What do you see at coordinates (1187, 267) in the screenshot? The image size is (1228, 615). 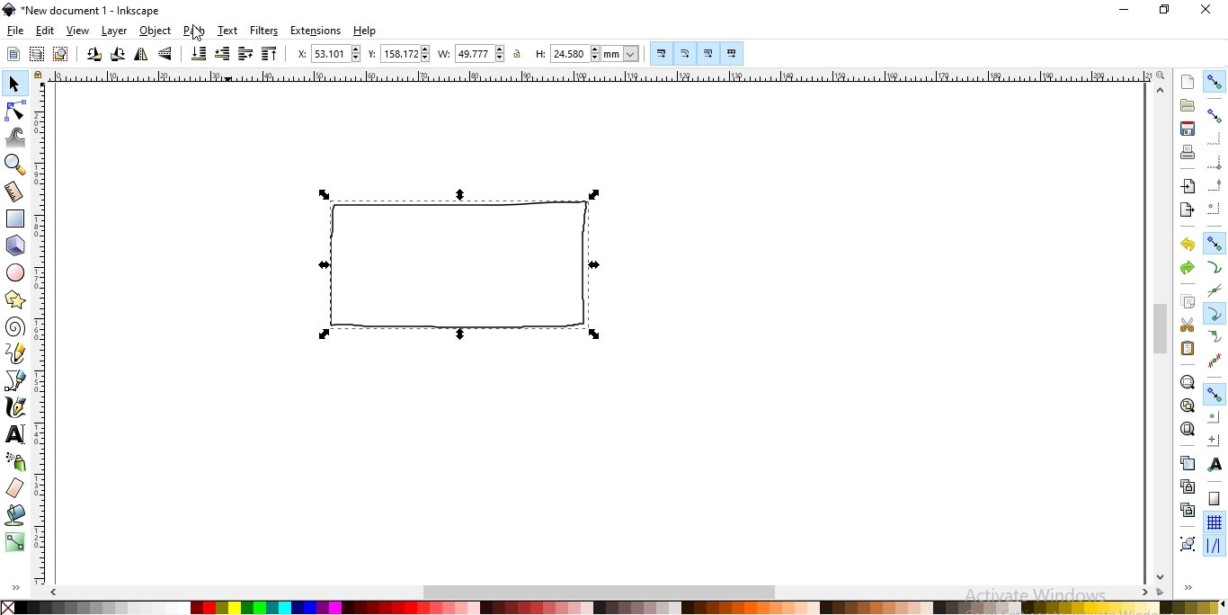 I see `redo` at bounding box center [1187, 267].